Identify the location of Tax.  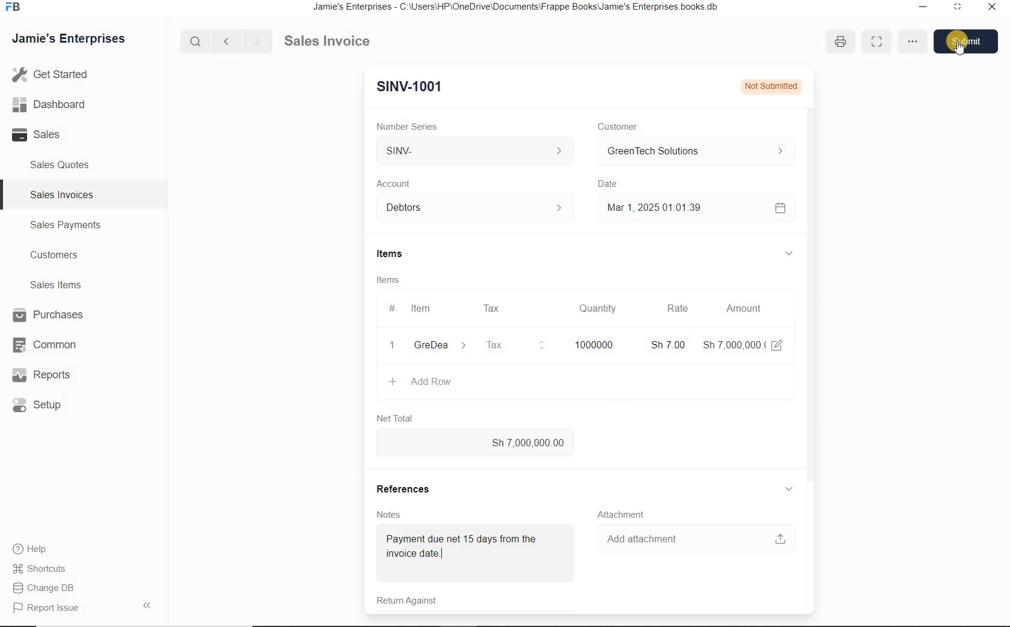
(514, 344).